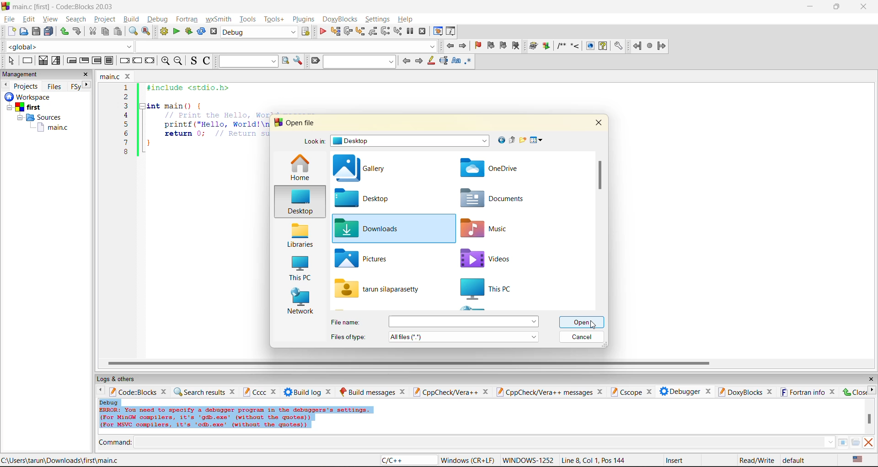 Image resolution: width=878 pixels, height=467 pixels. I want to click on return 0, so click(216, 133).